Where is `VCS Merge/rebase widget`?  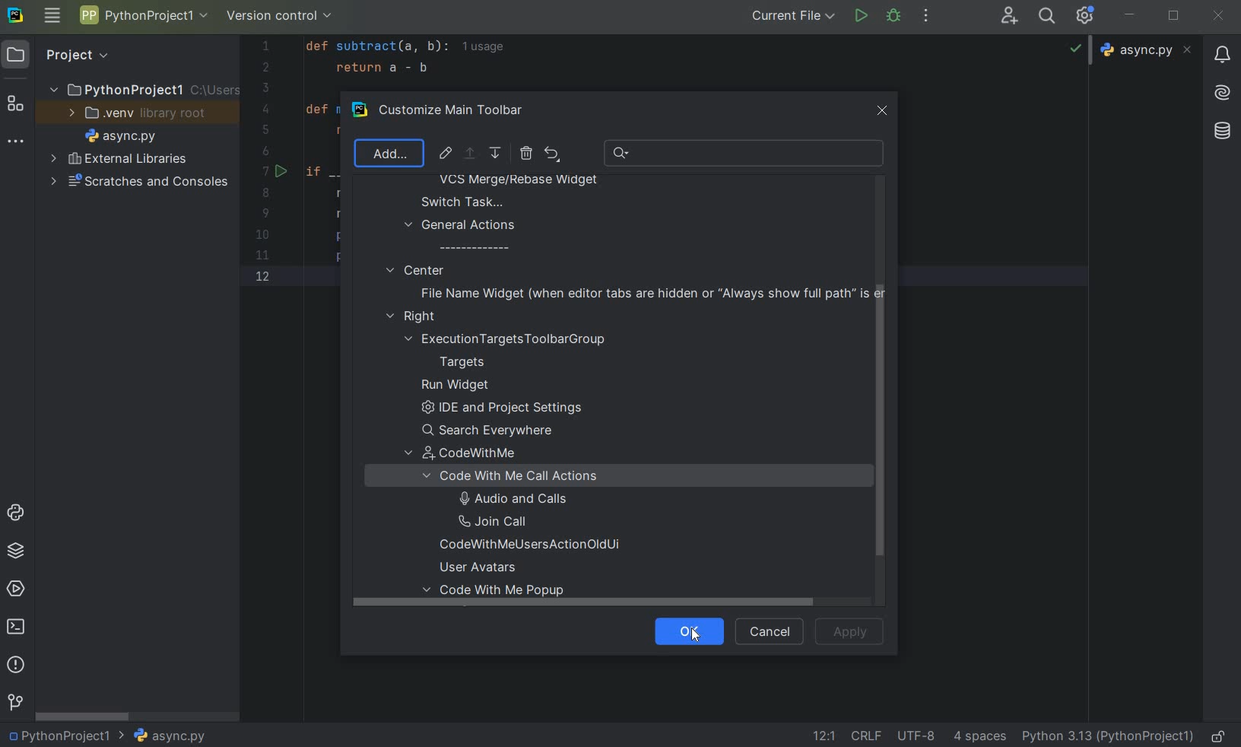
VCS Merge/rebase widget is located at coordinates (519, 181).